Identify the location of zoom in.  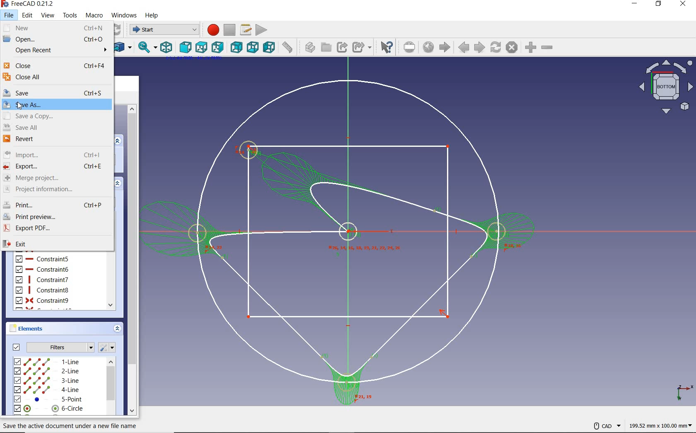
(530, 48).